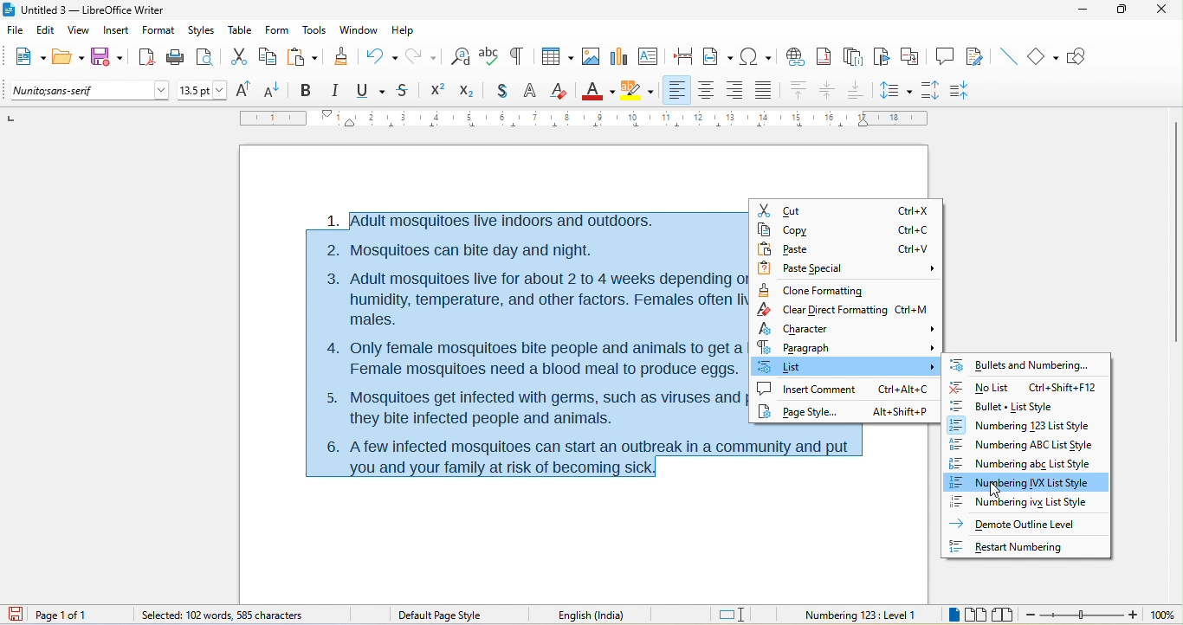  What do you see at coordinates (952, 615) in the screenshot?
I see `single page view` at bounding box center [952, 615].